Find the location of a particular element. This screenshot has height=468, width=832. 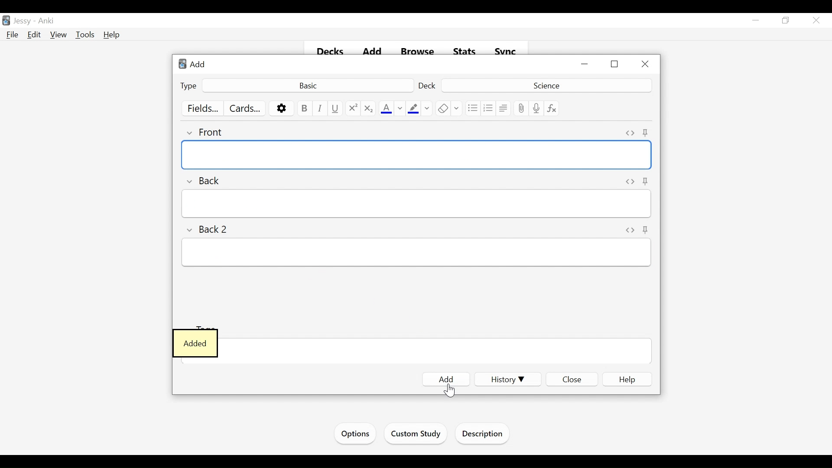

Restore is located at coordinates (615, 65).